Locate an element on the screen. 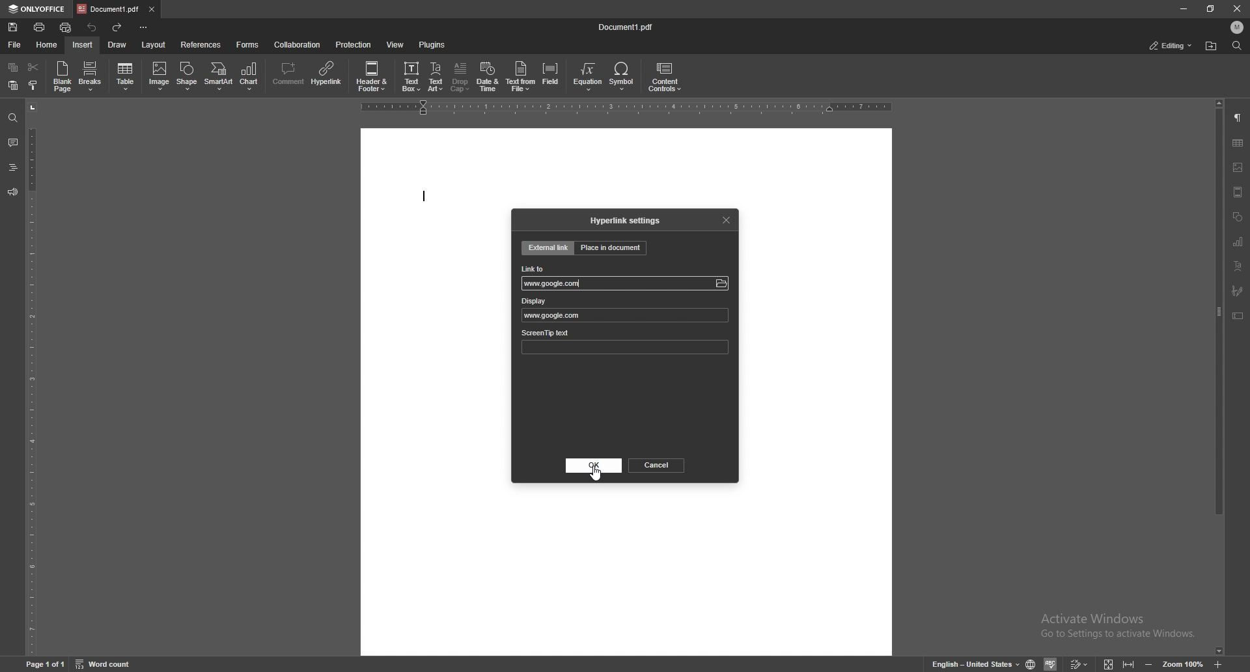  plugins is located at coordinates (432, 44).